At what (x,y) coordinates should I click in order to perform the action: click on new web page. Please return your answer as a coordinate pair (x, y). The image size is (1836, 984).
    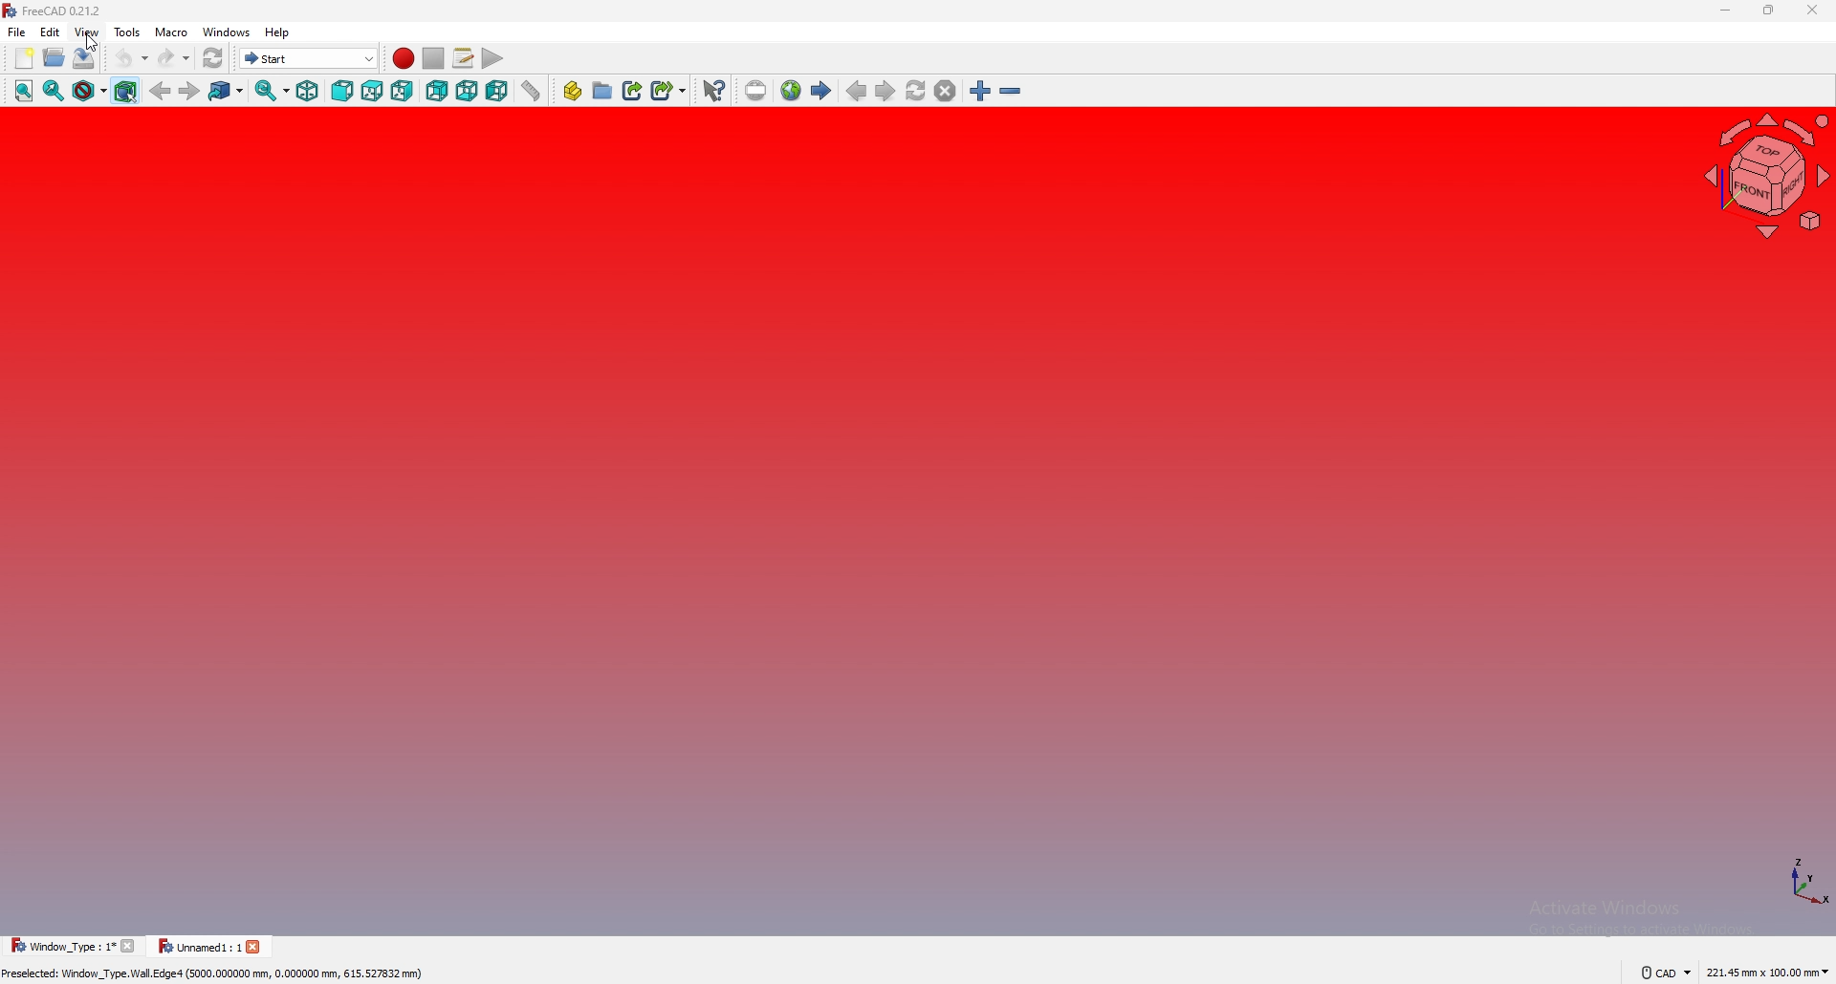
    Looking at the image, I should click on (791, 90).